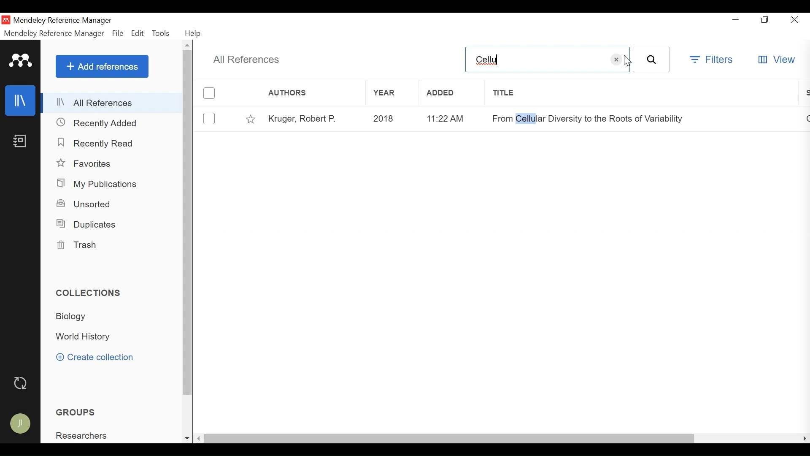  I want to click on Edit, so click(138, 34).